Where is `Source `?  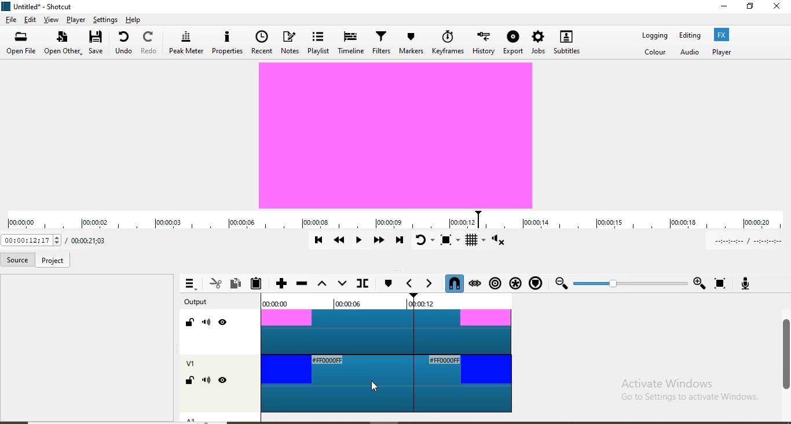
Source  is located at coordinates (17, 260).